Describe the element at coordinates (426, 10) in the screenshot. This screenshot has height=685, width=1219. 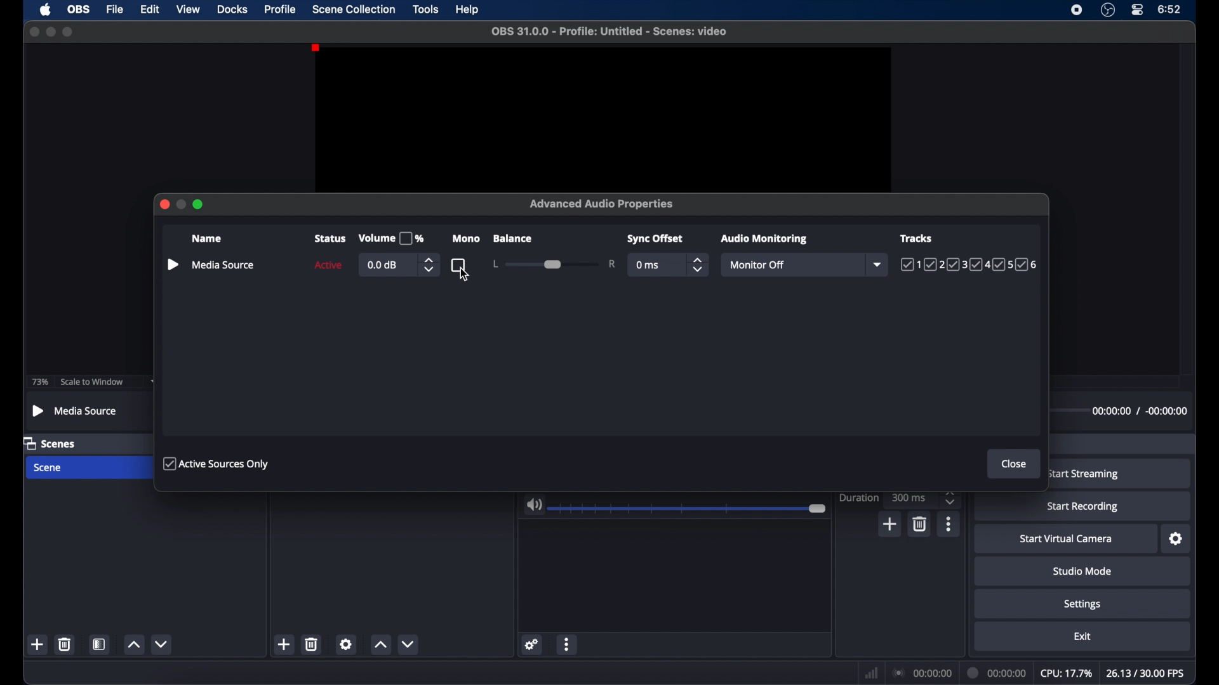
I see `tools` at that location.